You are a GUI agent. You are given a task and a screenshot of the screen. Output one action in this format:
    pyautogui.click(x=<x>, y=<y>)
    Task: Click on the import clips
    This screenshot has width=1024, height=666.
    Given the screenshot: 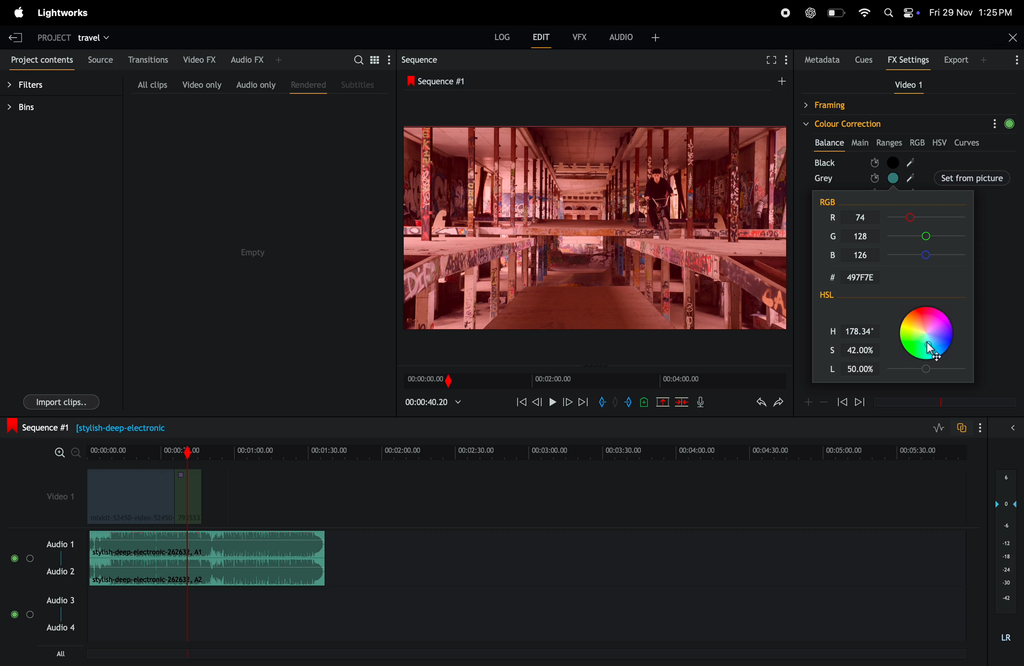 What is the action you would take?
    pyautogui.click(x=62, y=401)
    